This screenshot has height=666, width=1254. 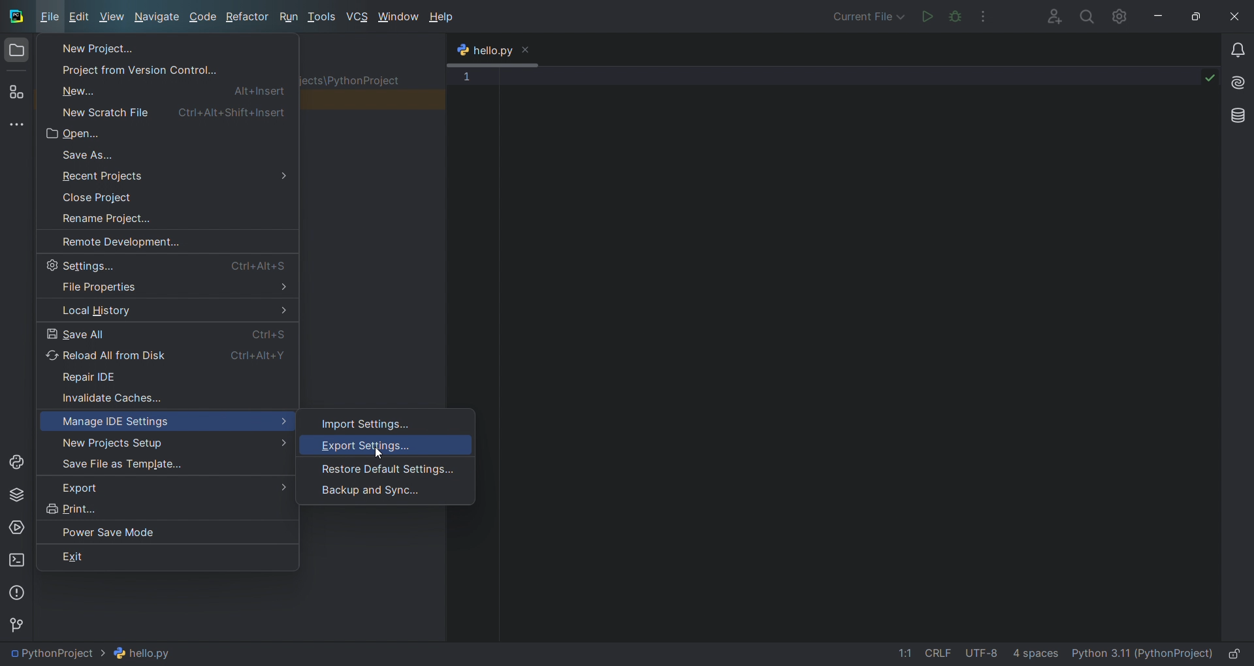 I want to click on close, so click(x=526, y=48).